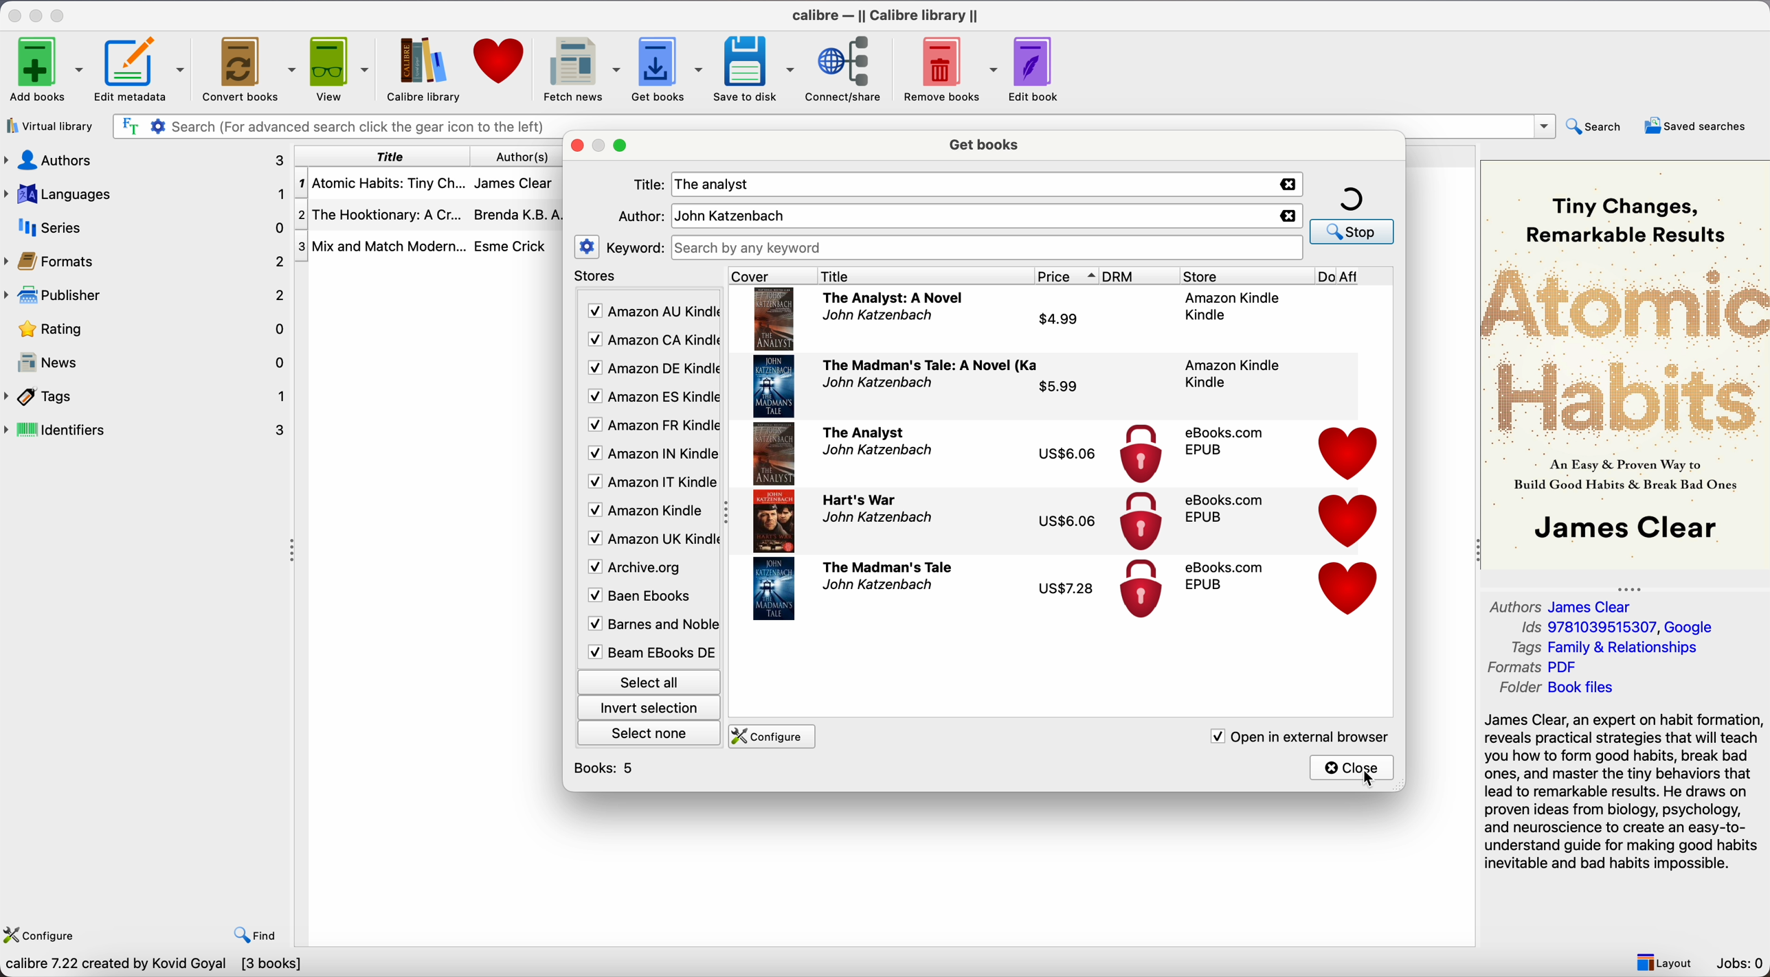 This screenshot has width=1770, height=977. What do you see at coordinates (1354, 768) in the screenshot?
I see `close` at bounding box center [1354, 768].